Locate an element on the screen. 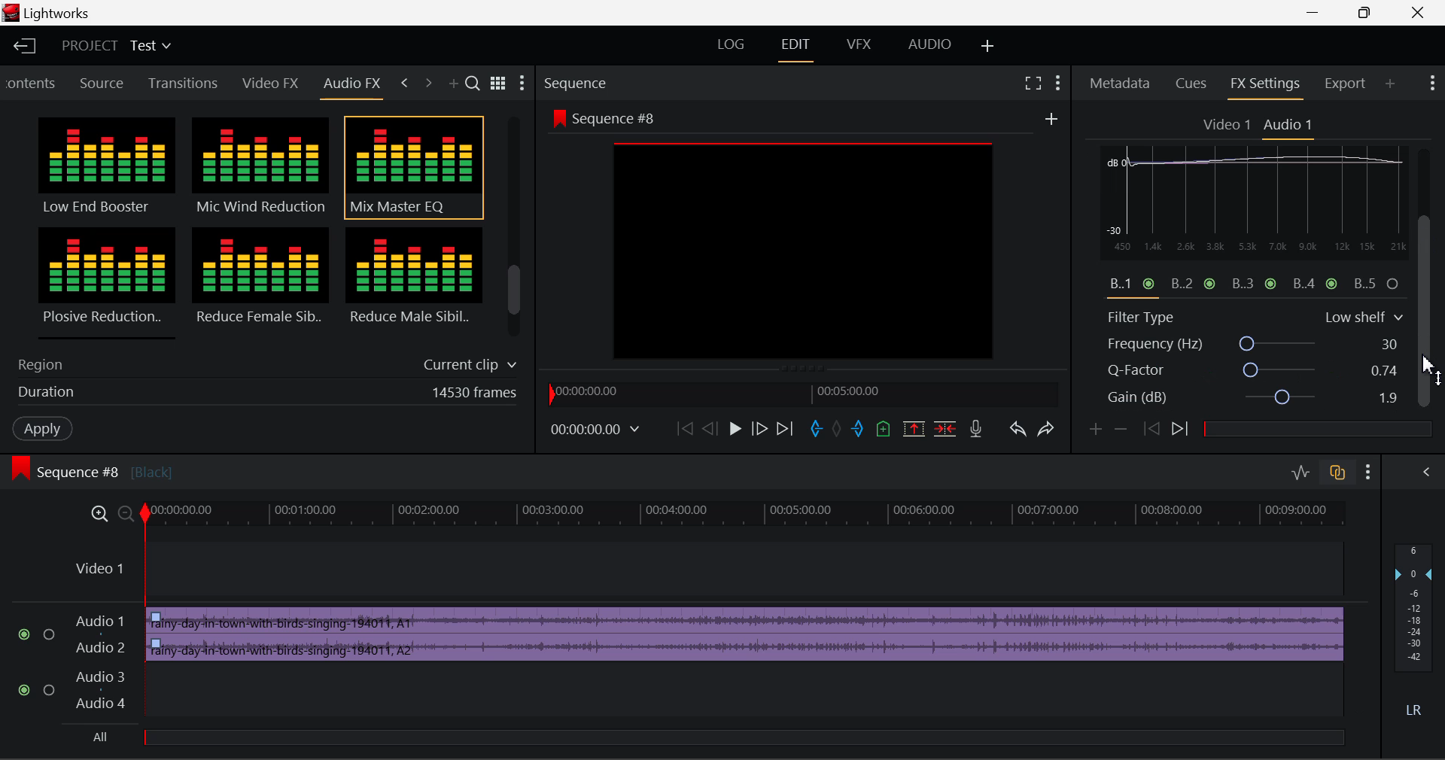 This screenshot has height=760, width=1445. Project Title is located at coordinates (114, 45).